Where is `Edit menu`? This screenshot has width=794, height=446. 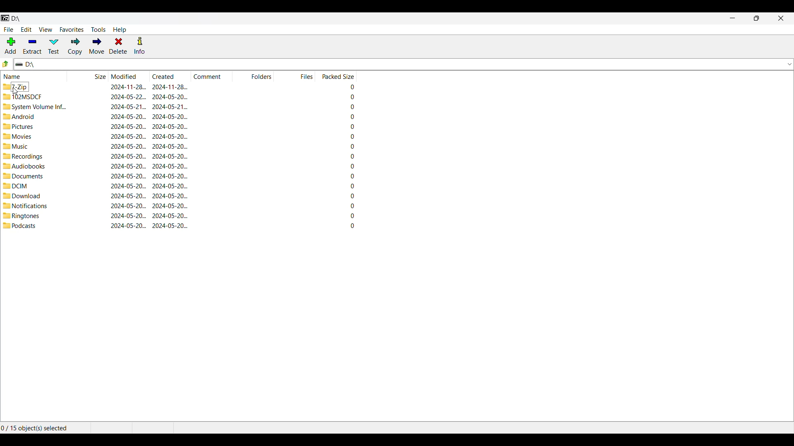
Edit menu is located at coordinates (26, 29).